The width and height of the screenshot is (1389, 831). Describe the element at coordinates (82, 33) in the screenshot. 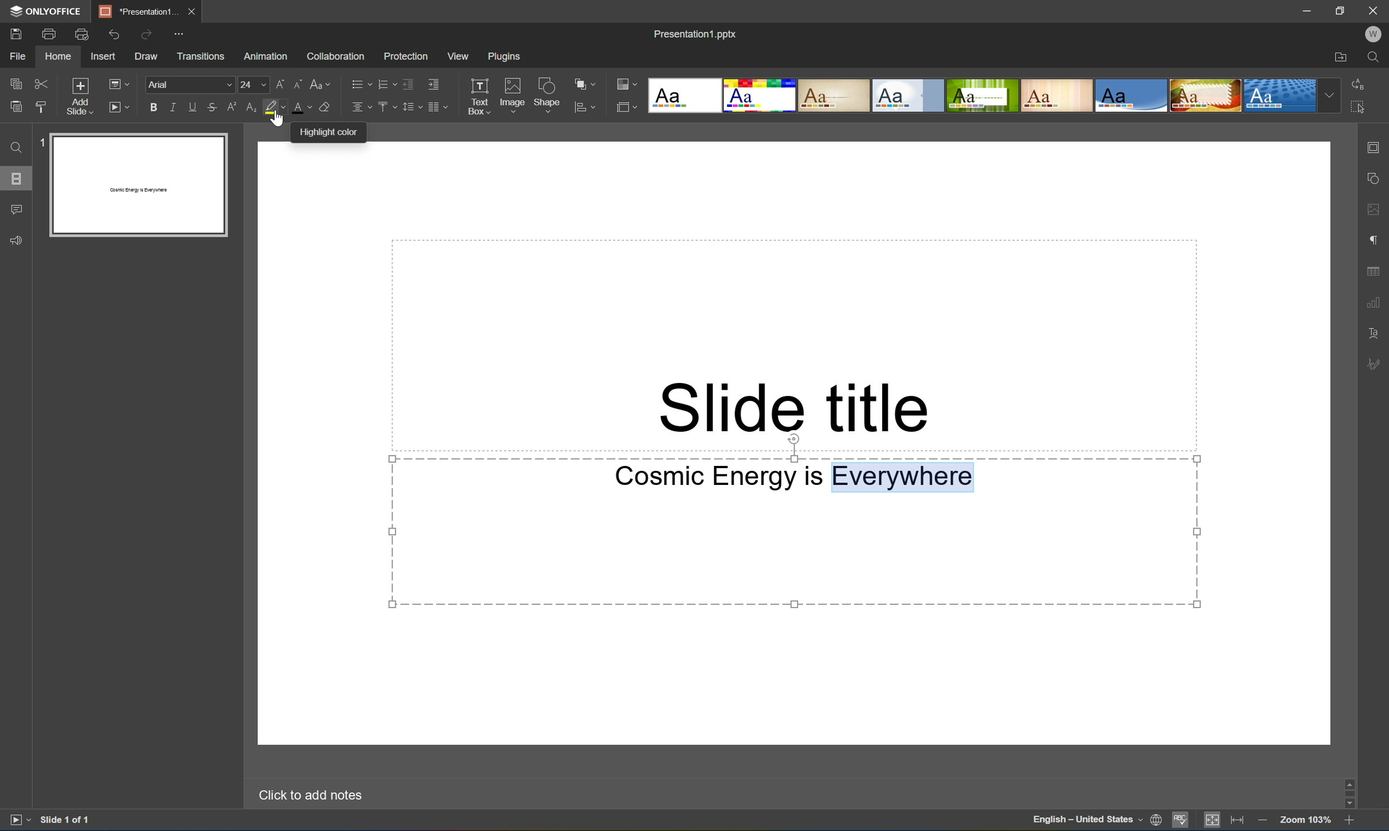

I see `Quick print` at that location.